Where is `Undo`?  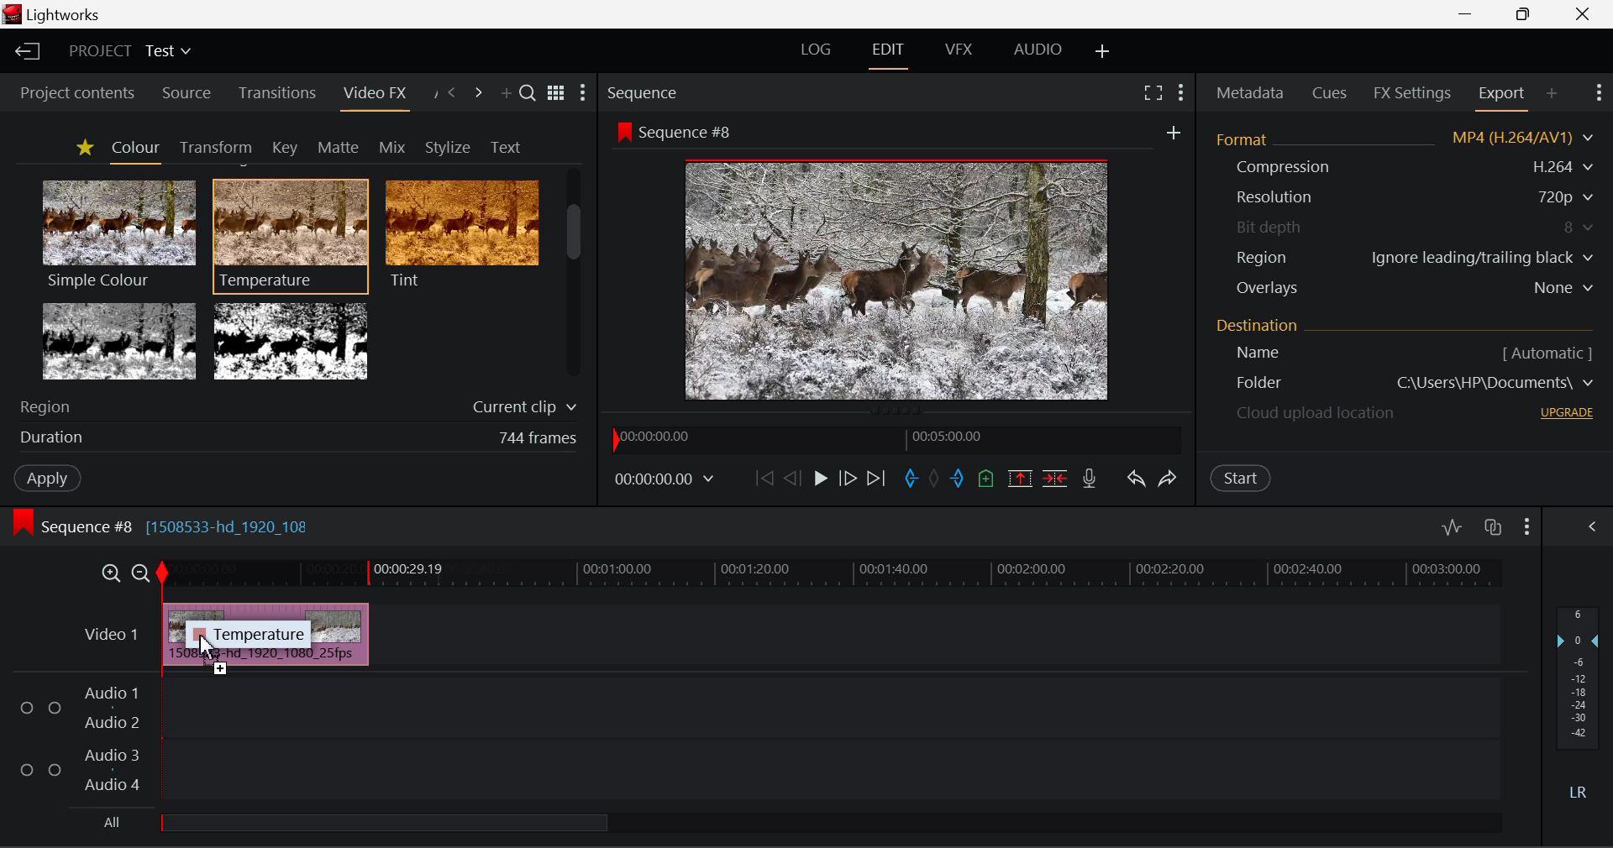 Undo is located at coordinates (1134, 478).